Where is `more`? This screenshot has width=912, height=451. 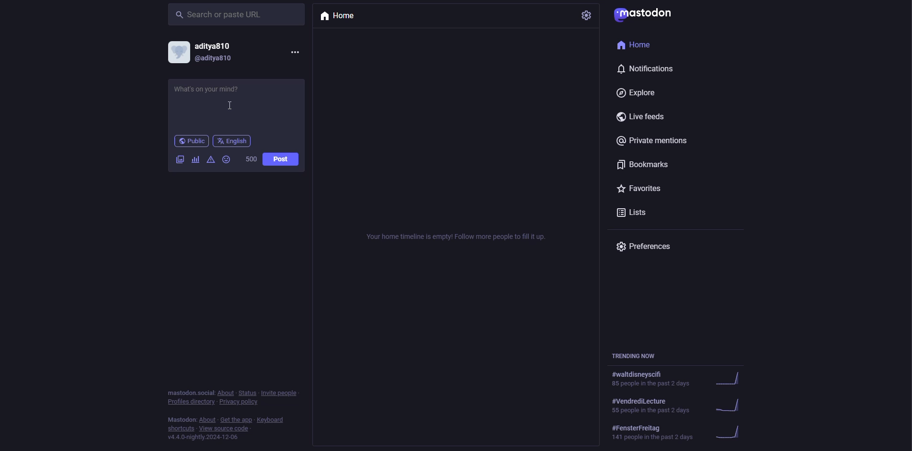 more is located at coordinates (294, 52).